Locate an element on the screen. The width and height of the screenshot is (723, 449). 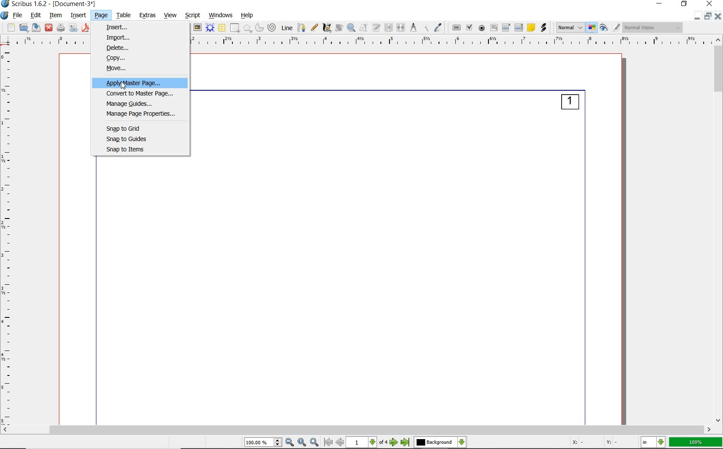
table is located at coordinates (222, 27).